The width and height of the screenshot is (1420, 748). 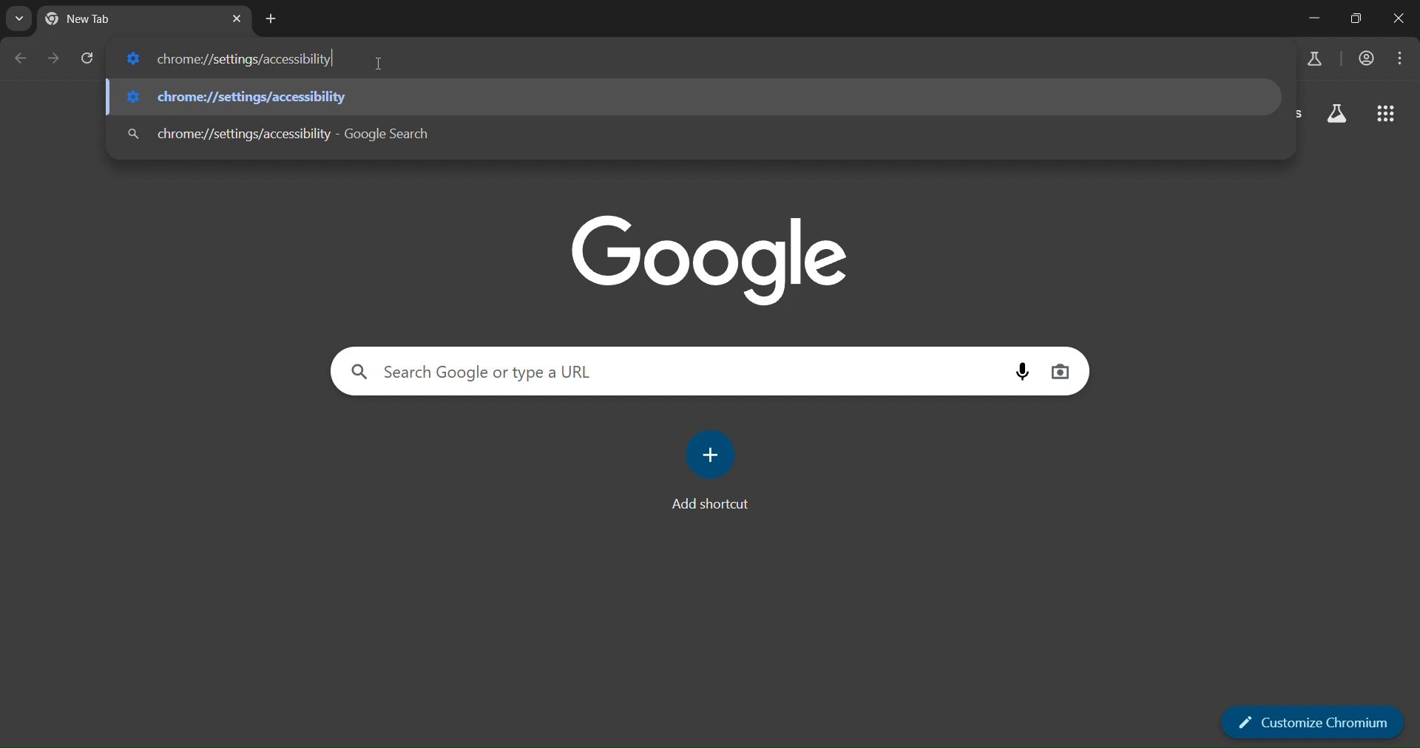 I want to click on restore down, so click(x=1359, y=18).